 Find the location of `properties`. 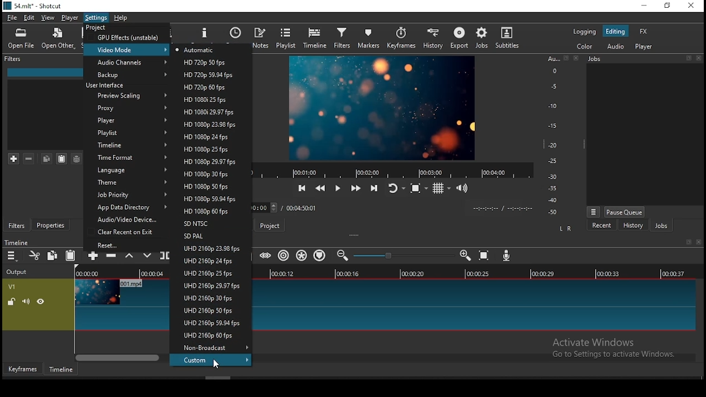

properties is located at coordinates (53, 226).